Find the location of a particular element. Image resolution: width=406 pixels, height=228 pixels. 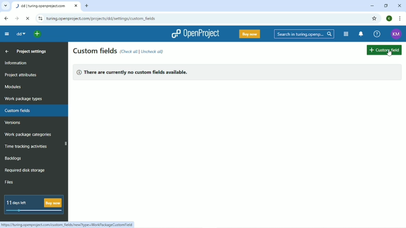

Back is located at coordinates (7, 18).